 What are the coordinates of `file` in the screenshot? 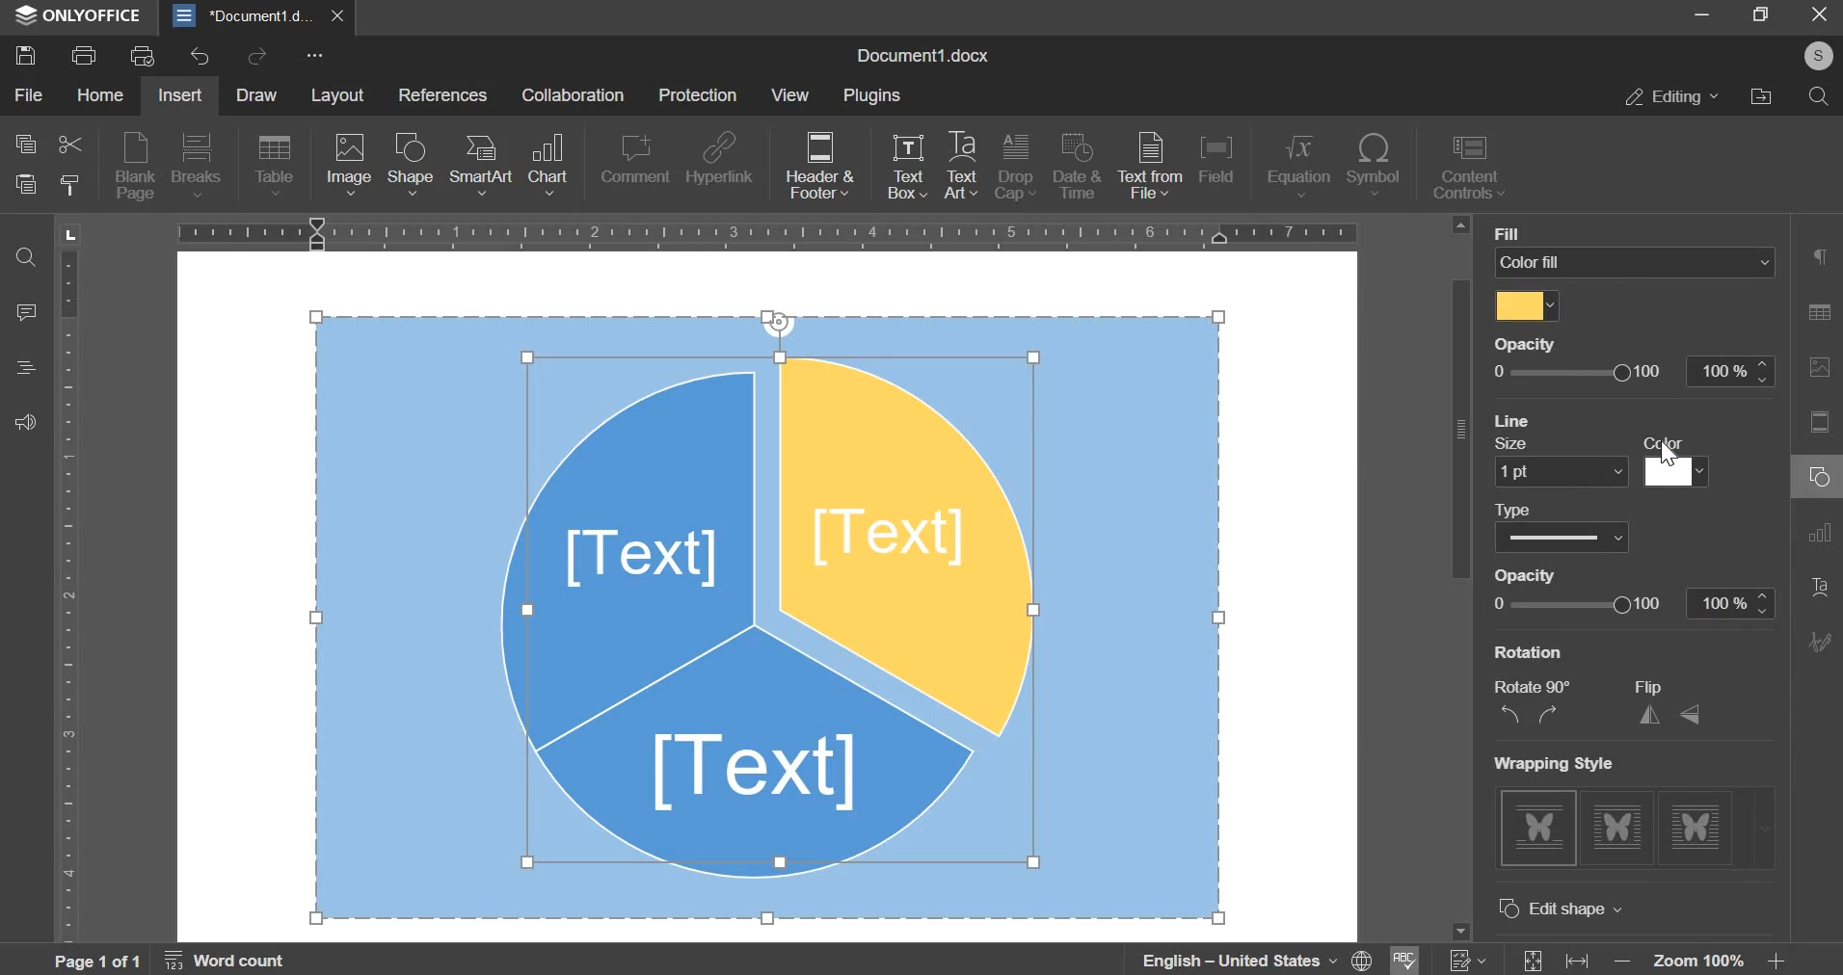 It's located at (32, 94).